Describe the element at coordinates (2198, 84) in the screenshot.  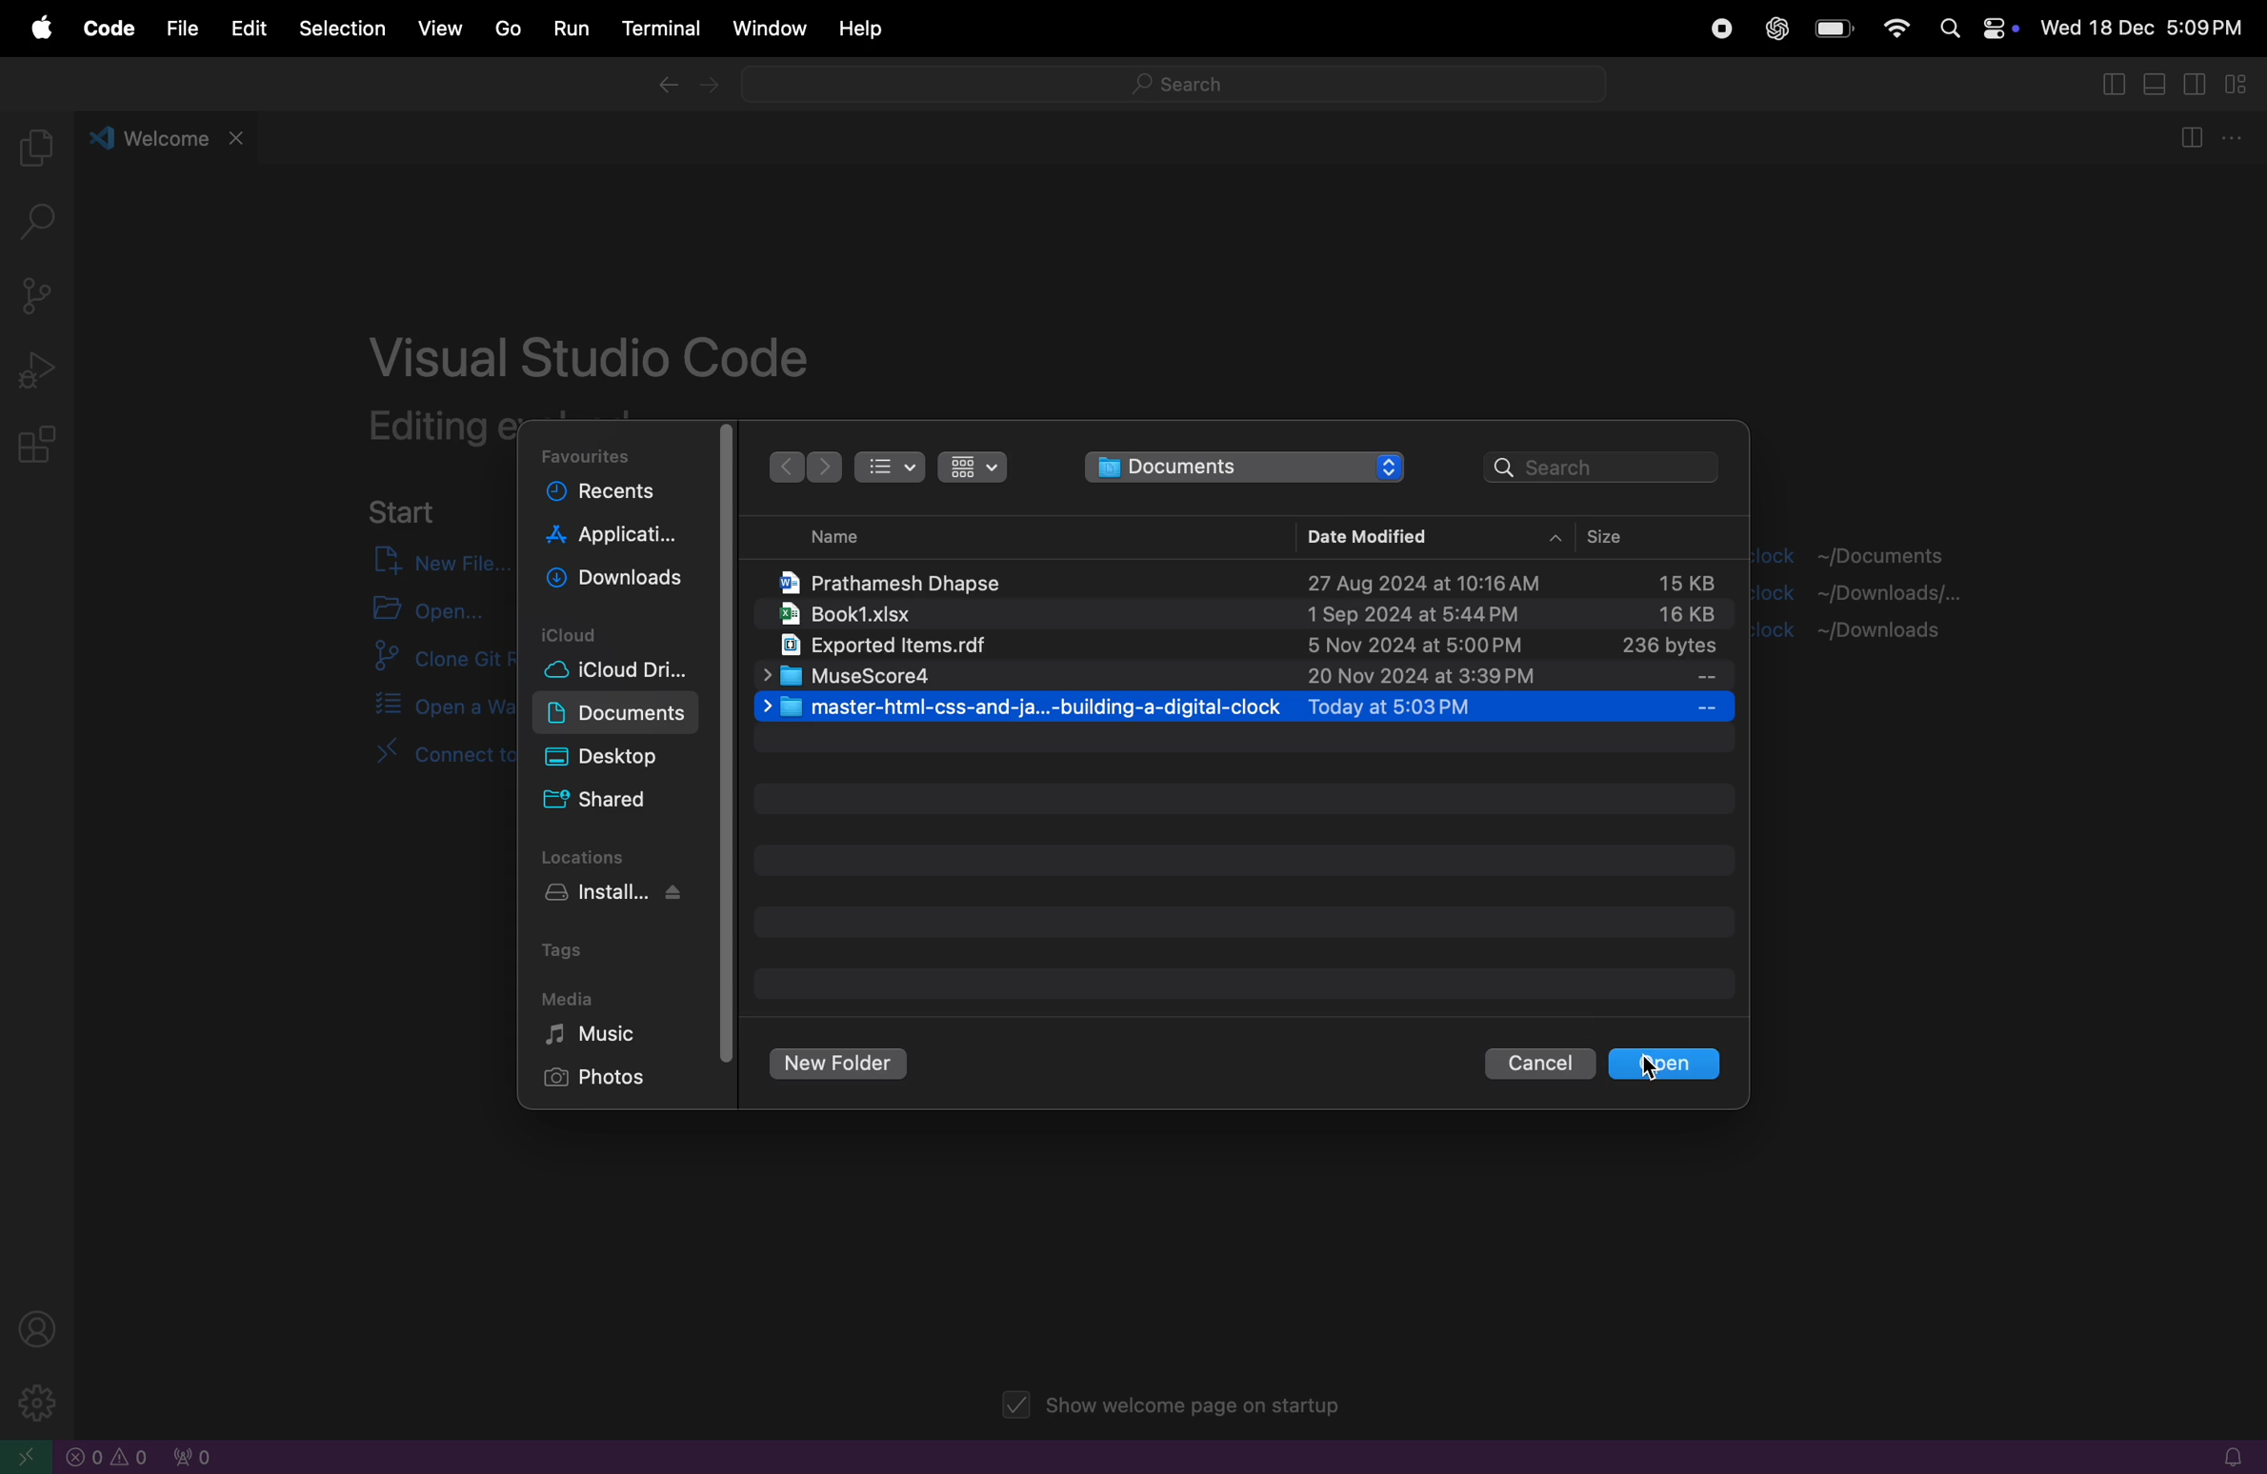
I see `toggle secondary side panel` at that location.